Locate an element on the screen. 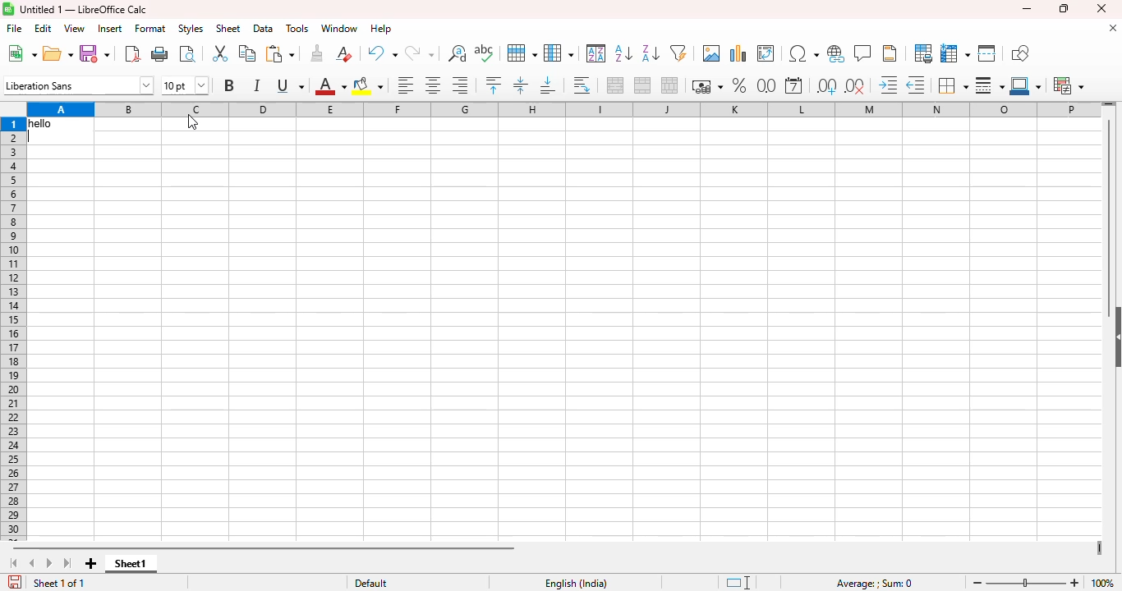 The image size is (1122, 591). cut is located at coordinates (219, 53).